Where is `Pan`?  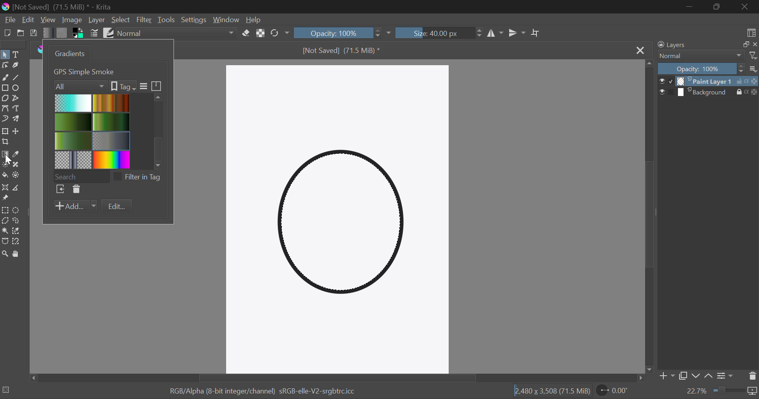
Pan is located at coordinates (18, 254).